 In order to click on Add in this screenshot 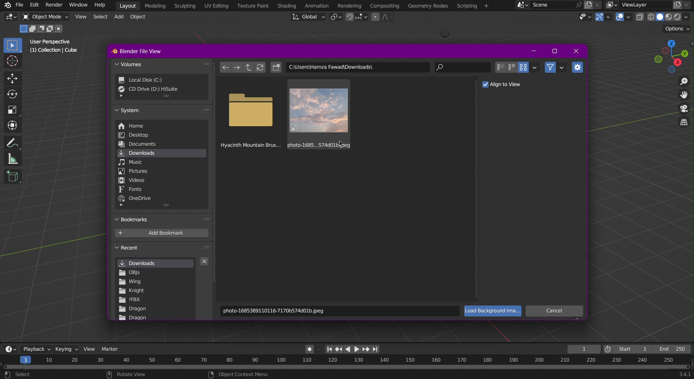, I will do `click(121, 18)`.